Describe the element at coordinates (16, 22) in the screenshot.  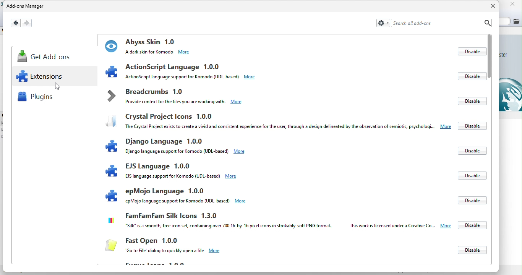
I see `back` at that location.